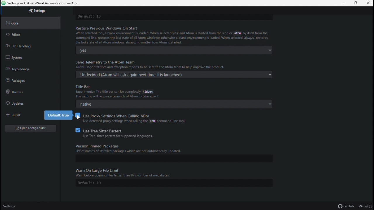  I want to click on packages, so click(25, 80).